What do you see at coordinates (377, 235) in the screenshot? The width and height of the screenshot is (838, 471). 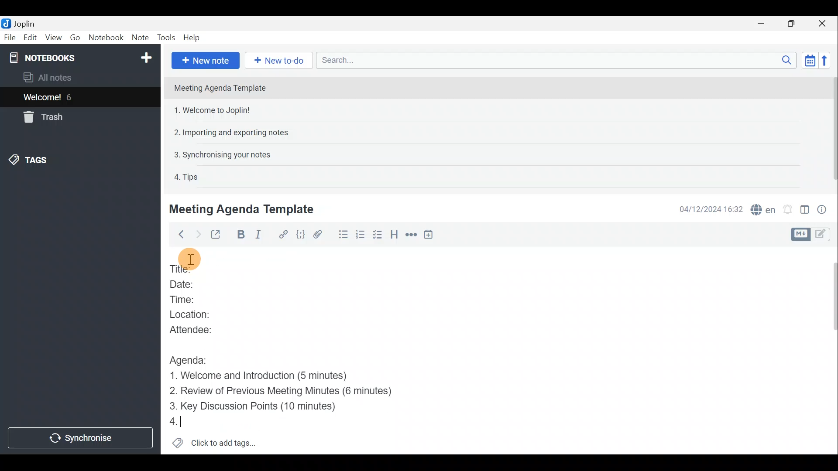 I see `Checkbox` at bounding box center [377, 235].